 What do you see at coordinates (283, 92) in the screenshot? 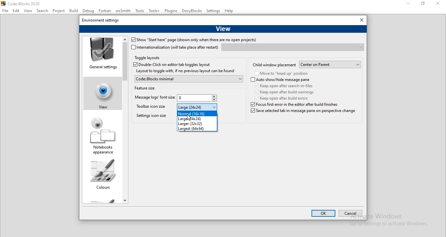
I see ` Keep open after build warnings` at bounding box center [283, 92].